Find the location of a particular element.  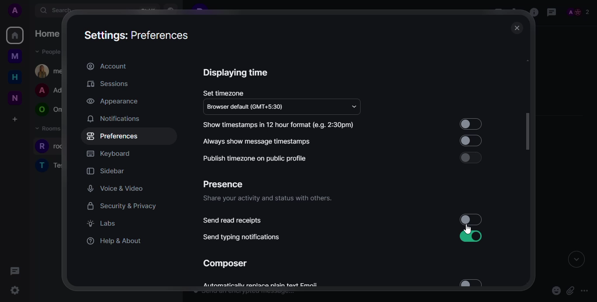

room is located at coordinates (50, 165).